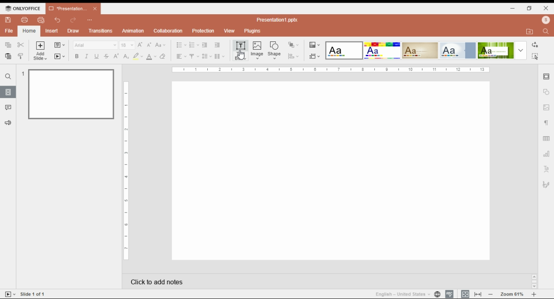 This screenshot has width=554, height=299. I want to click on file, so click(9, 31).